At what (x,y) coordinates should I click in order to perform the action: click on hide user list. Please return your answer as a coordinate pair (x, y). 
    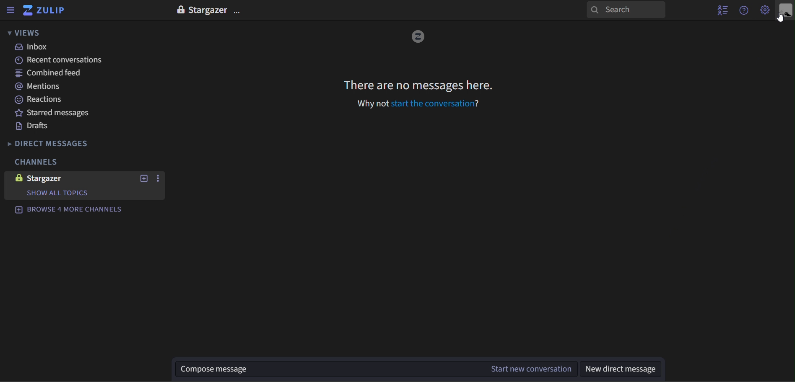
    Looking at the image, I should click on (720, 11).